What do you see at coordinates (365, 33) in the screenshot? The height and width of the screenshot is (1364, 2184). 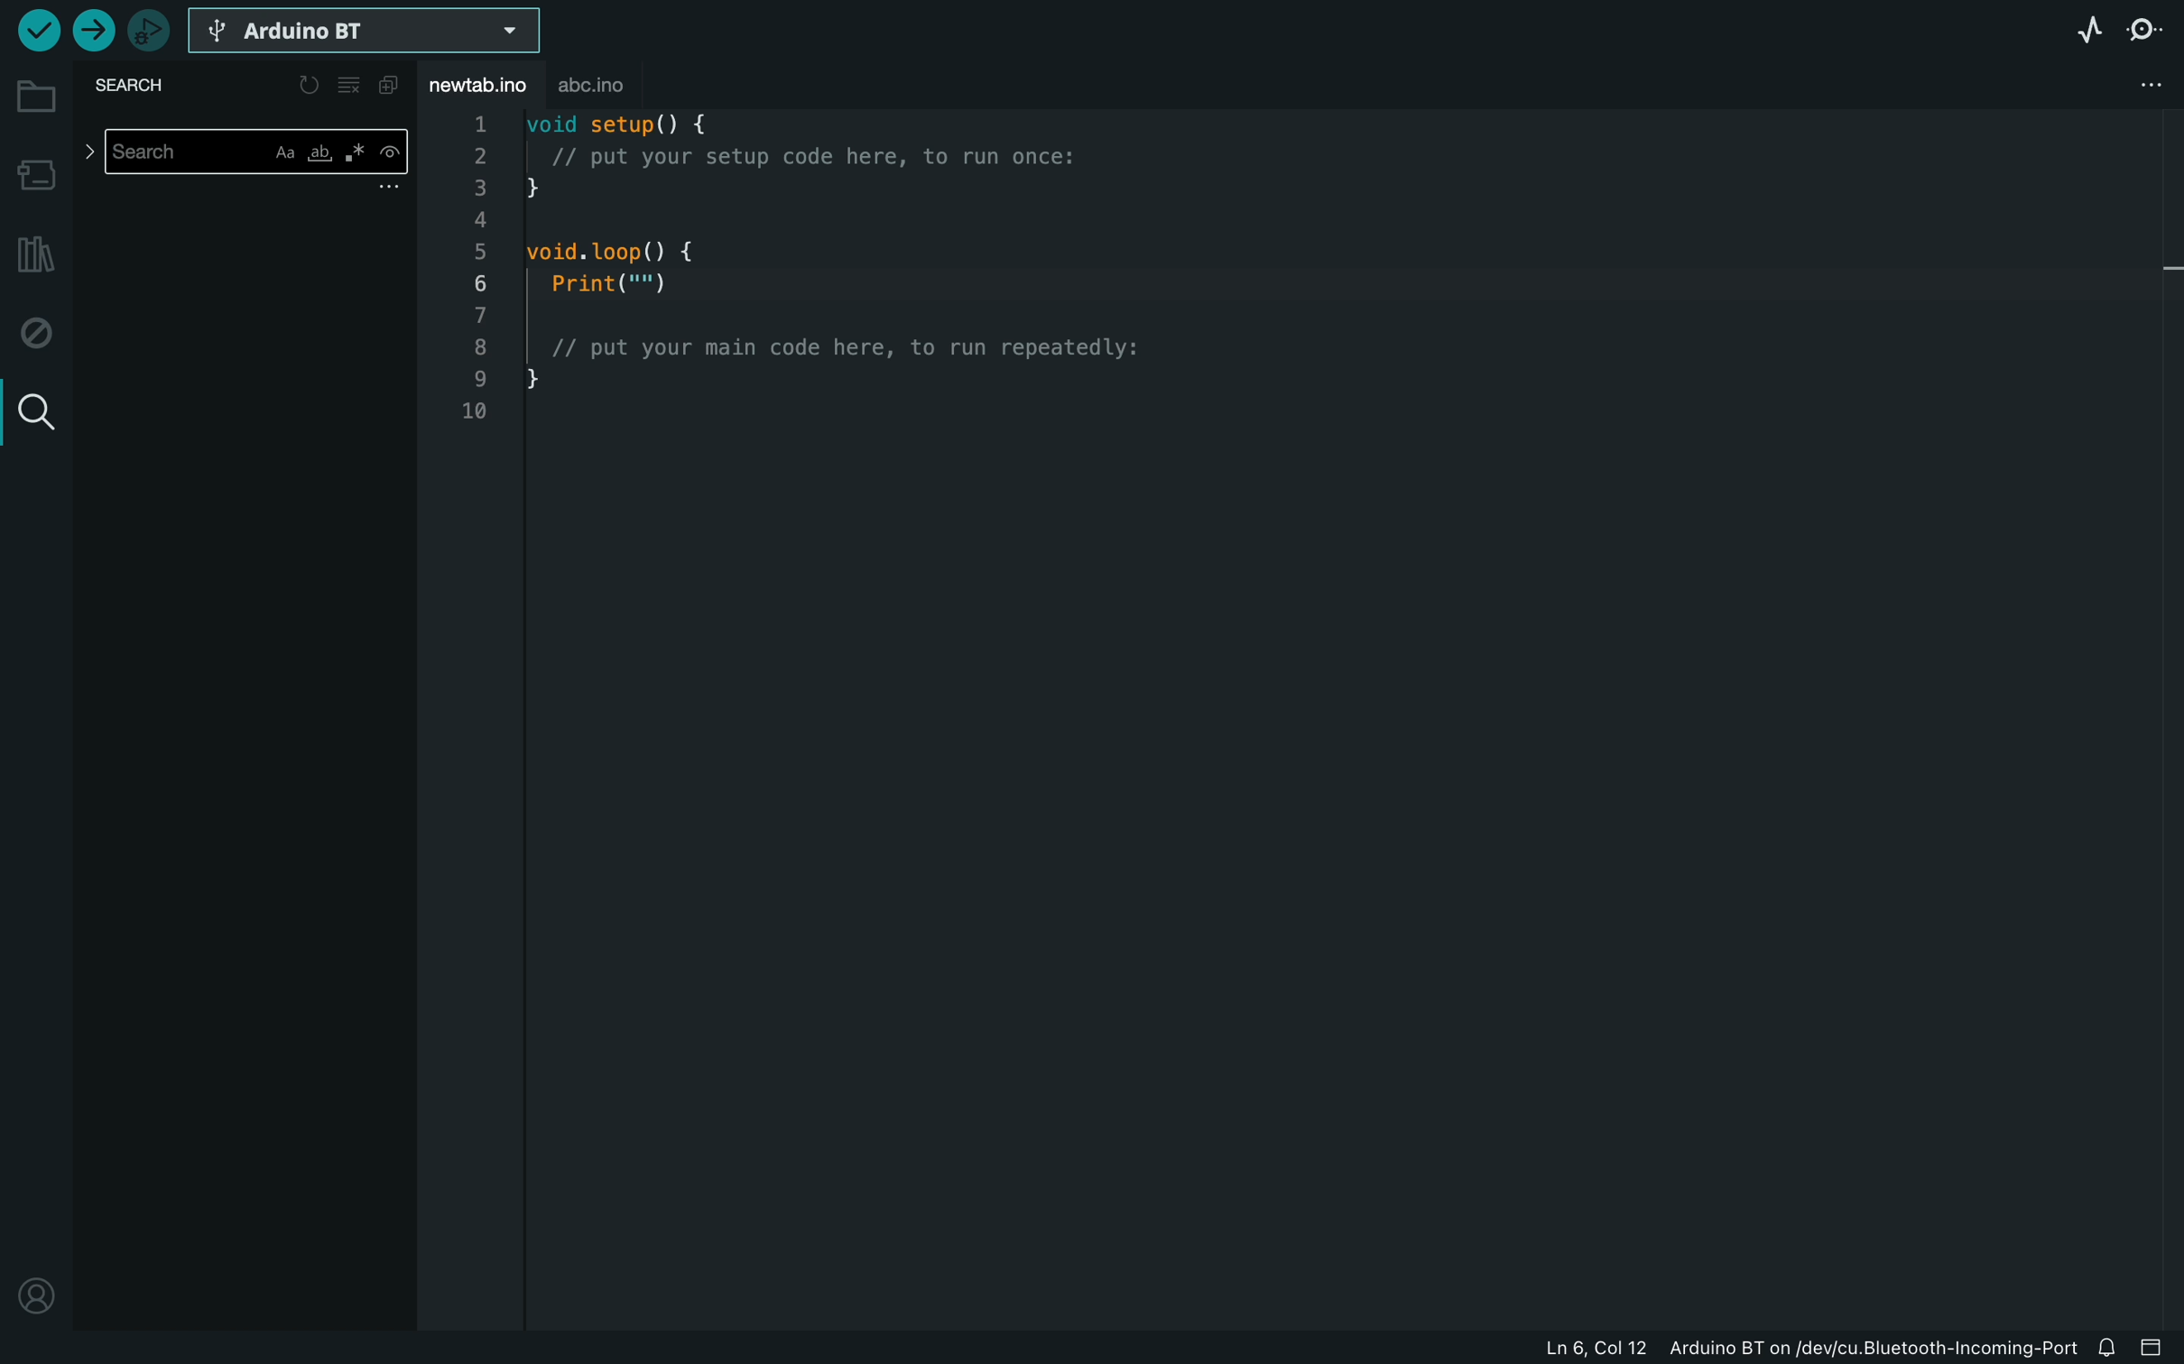 I see `select board` at bounding box center [365, 33].